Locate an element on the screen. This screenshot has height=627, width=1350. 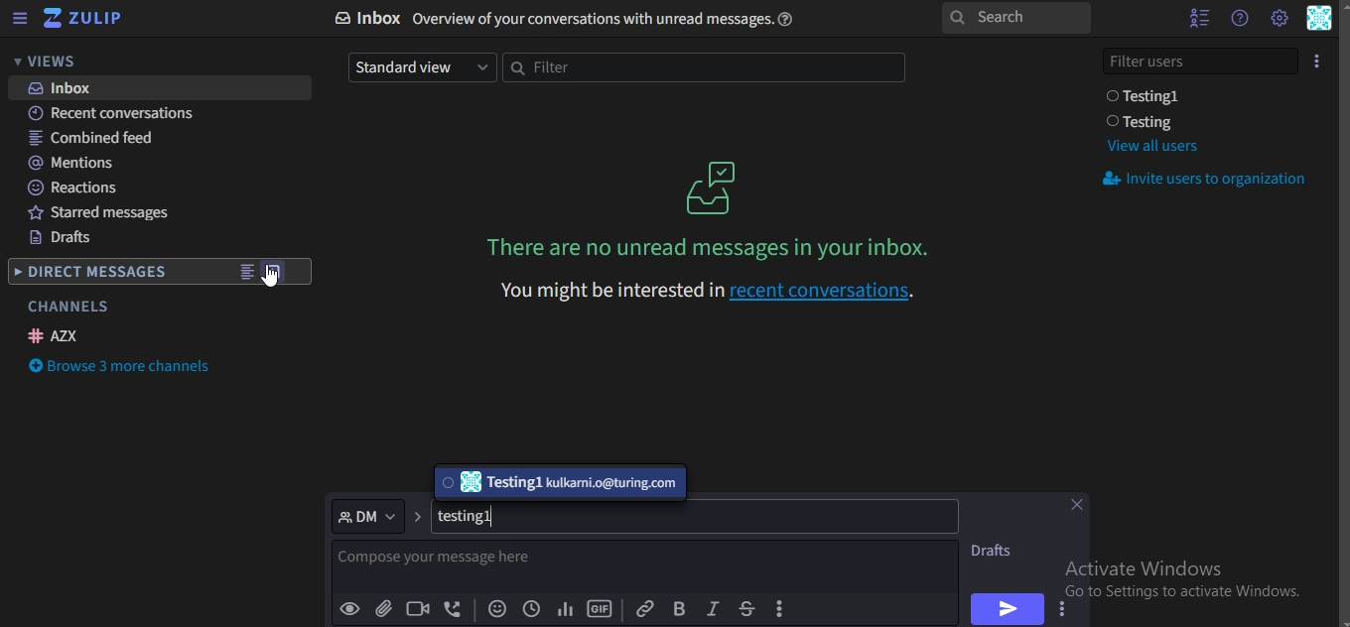
close is located at coordinates (1081, 507).